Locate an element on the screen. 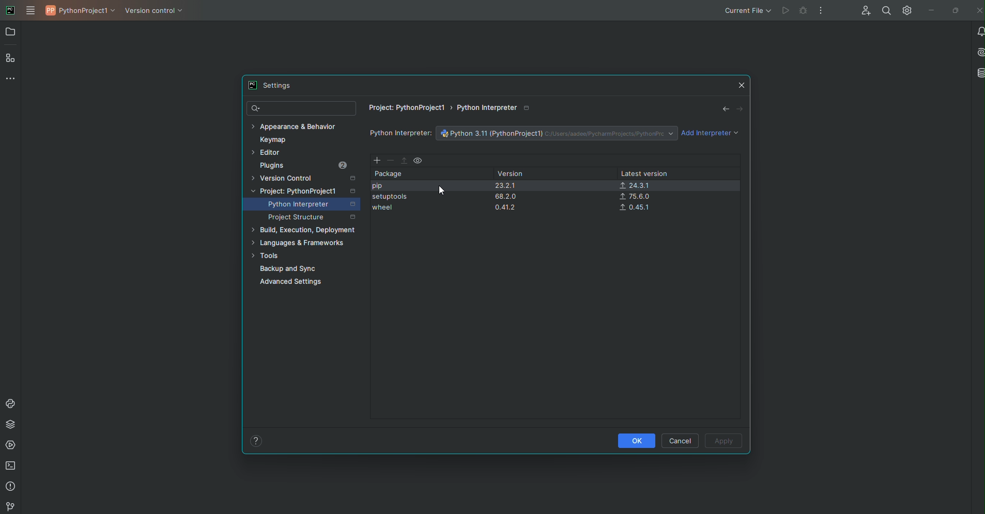 The width and height of the screenshot is (985, 514). Tools is located at coordinates (266, 256).